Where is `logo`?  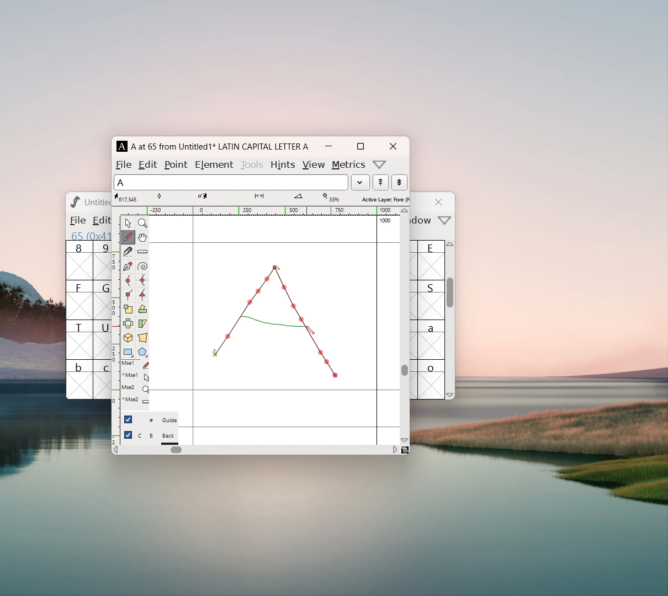
logo is located at coordinates (74, 201).